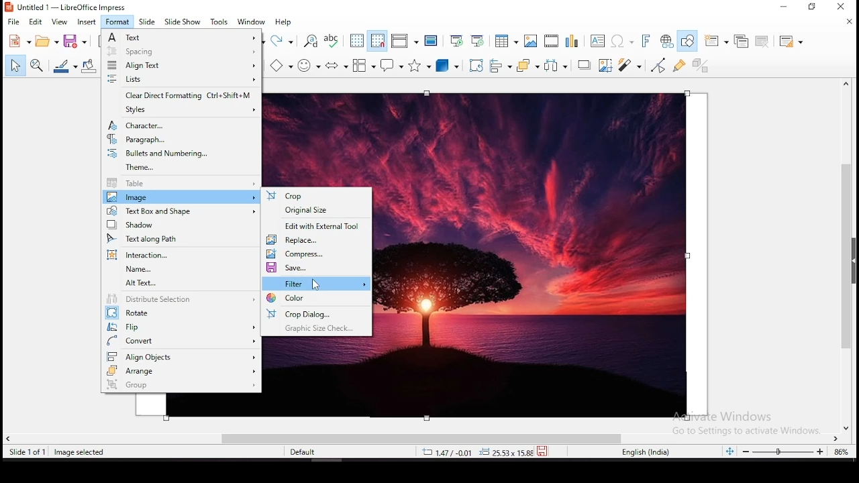 This screenshot has height=483, width=859. What do you see at coordinates (678, 66) in the screenshot?
I see `show gluepoints functions` at bounding box center [678, 66].